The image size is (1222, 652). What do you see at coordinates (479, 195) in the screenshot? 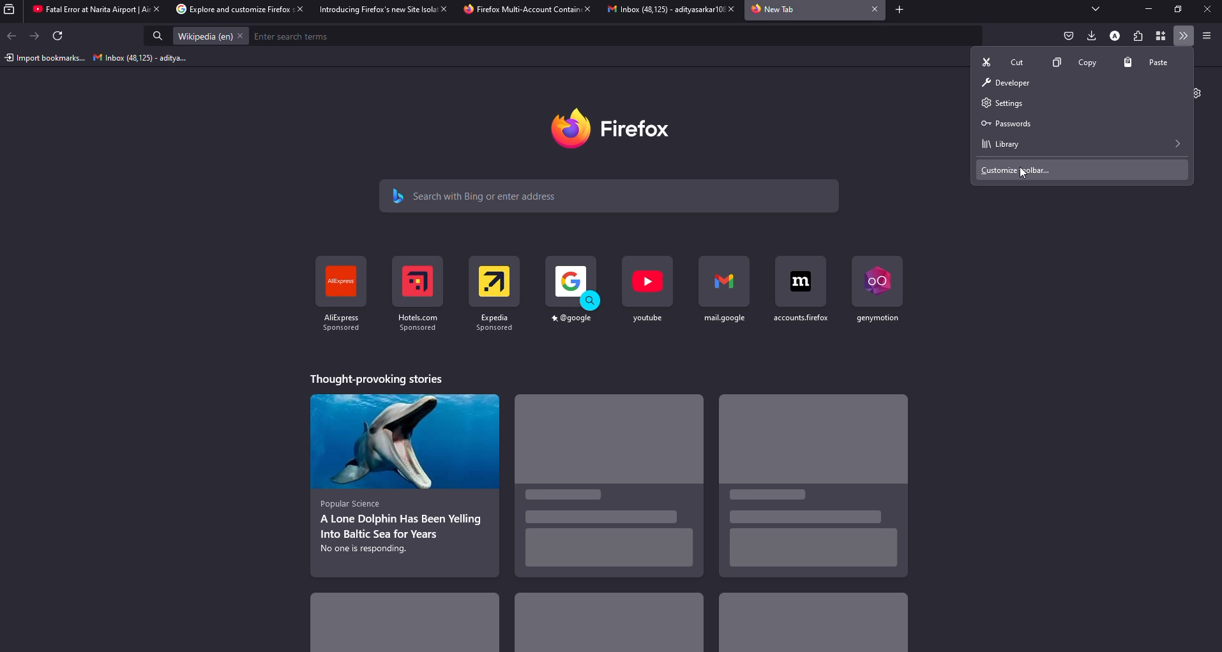
I see `search` at bounding box center [479, 195].